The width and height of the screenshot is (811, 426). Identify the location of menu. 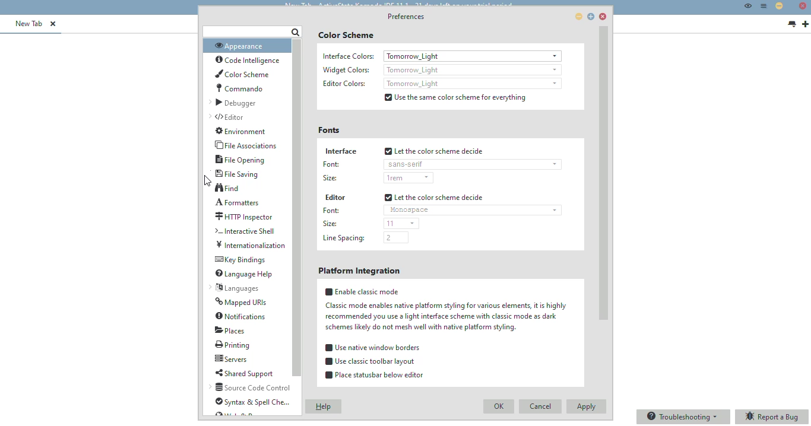
(764, 6).